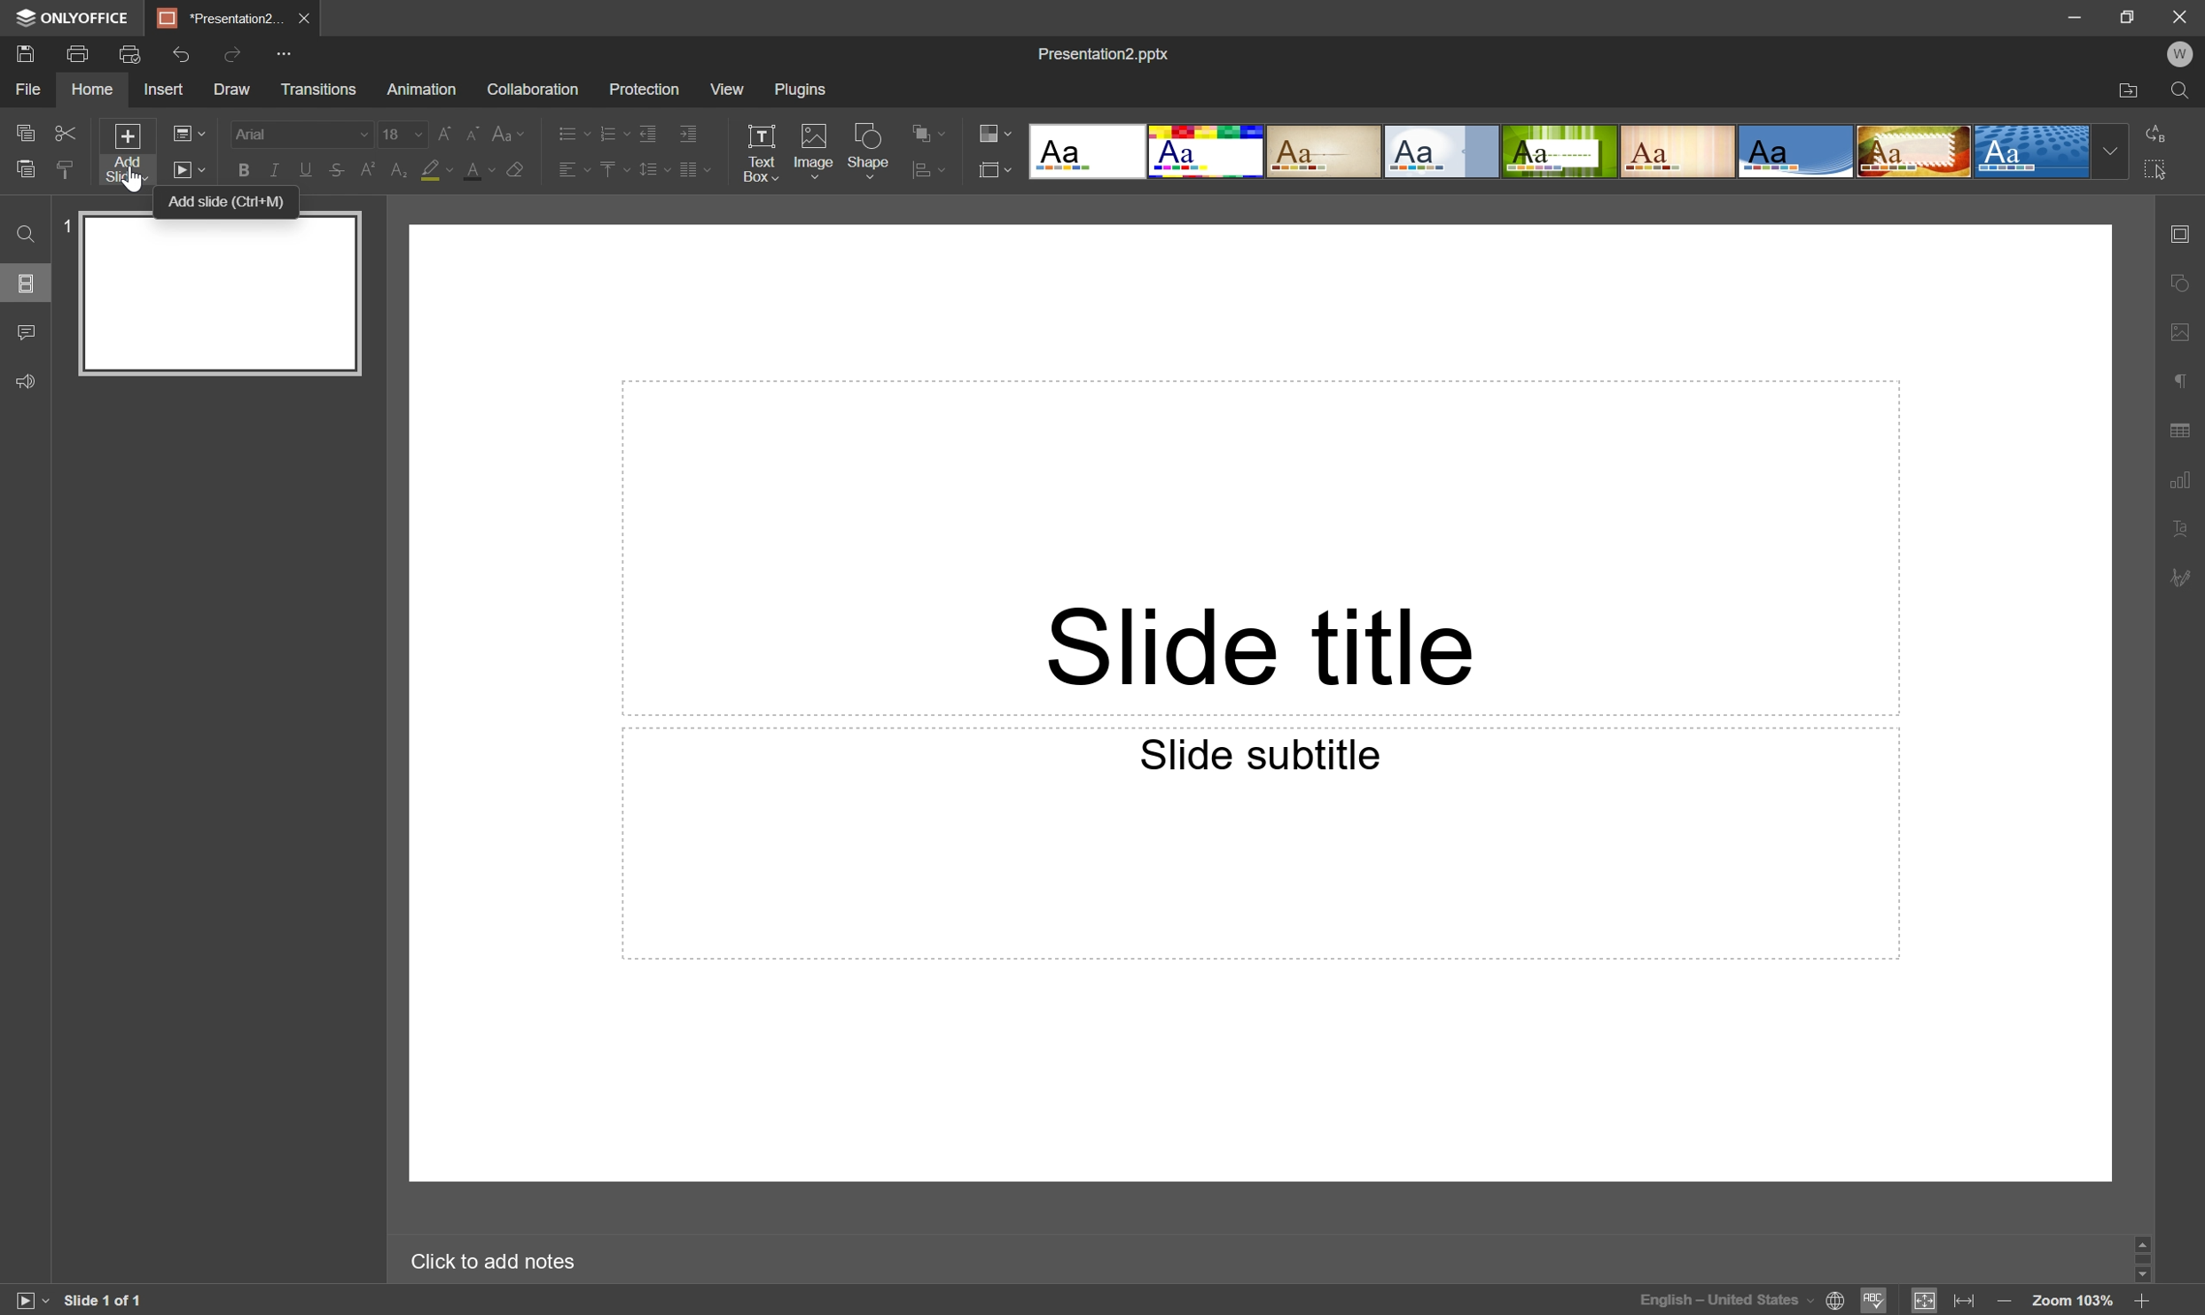 The height and width of the screenshot is (1315, 2205). I want to click on Table settings, so click(2187, 428).